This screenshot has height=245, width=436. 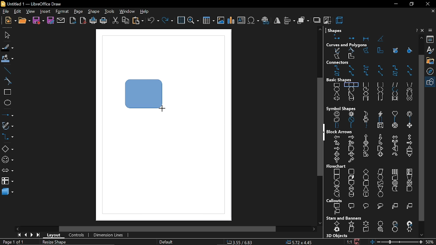 I want to click on symbol shapes, so click(x=7, y=160).